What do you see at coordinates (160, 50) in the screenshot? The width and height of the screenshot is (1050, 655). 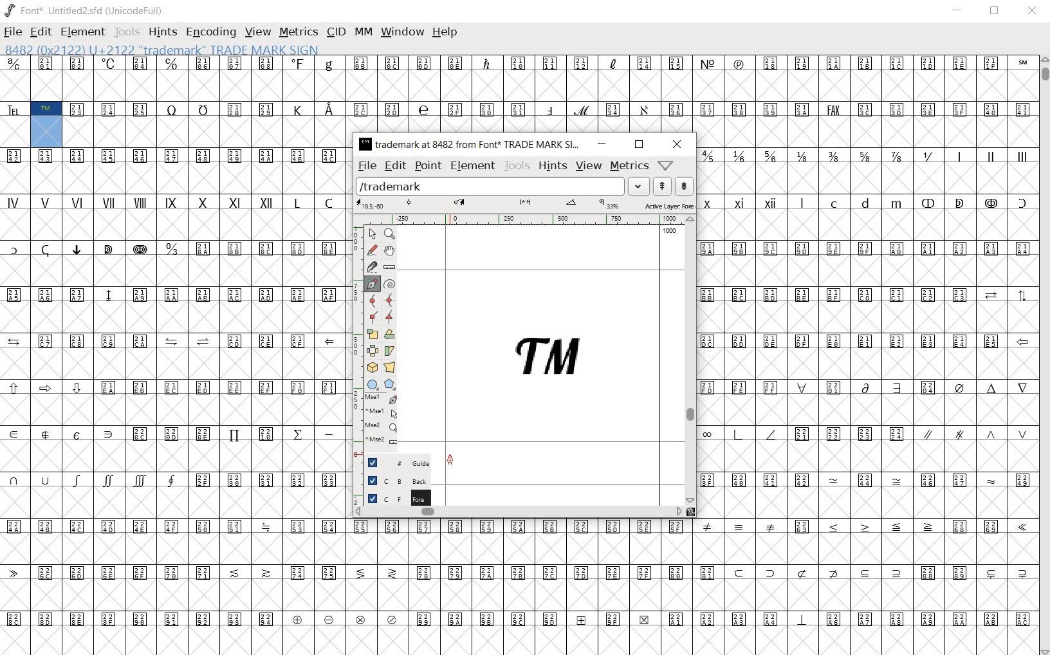 I see `8482 (0x2122) U+2122 "trademark" Trade Mark Sign` at bounding box center [160, 50].